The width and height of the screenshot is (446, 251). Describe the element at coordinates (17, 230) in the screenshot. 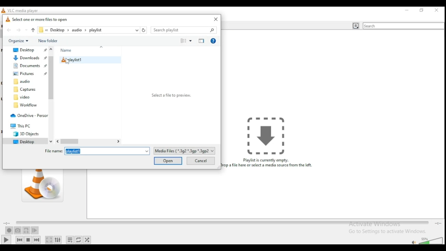

I see `take a snapshot` at that location.